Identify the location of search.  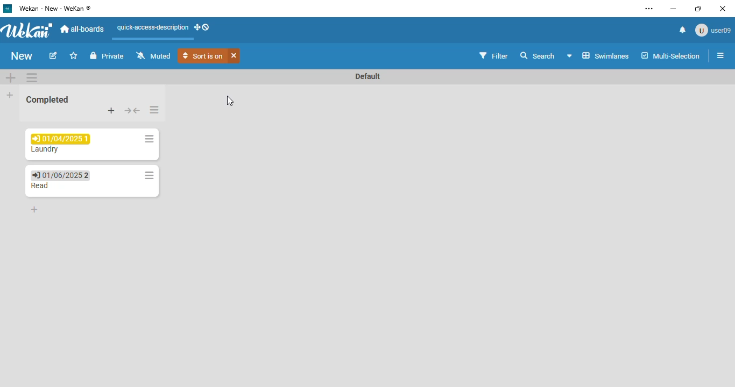
(537, 55).